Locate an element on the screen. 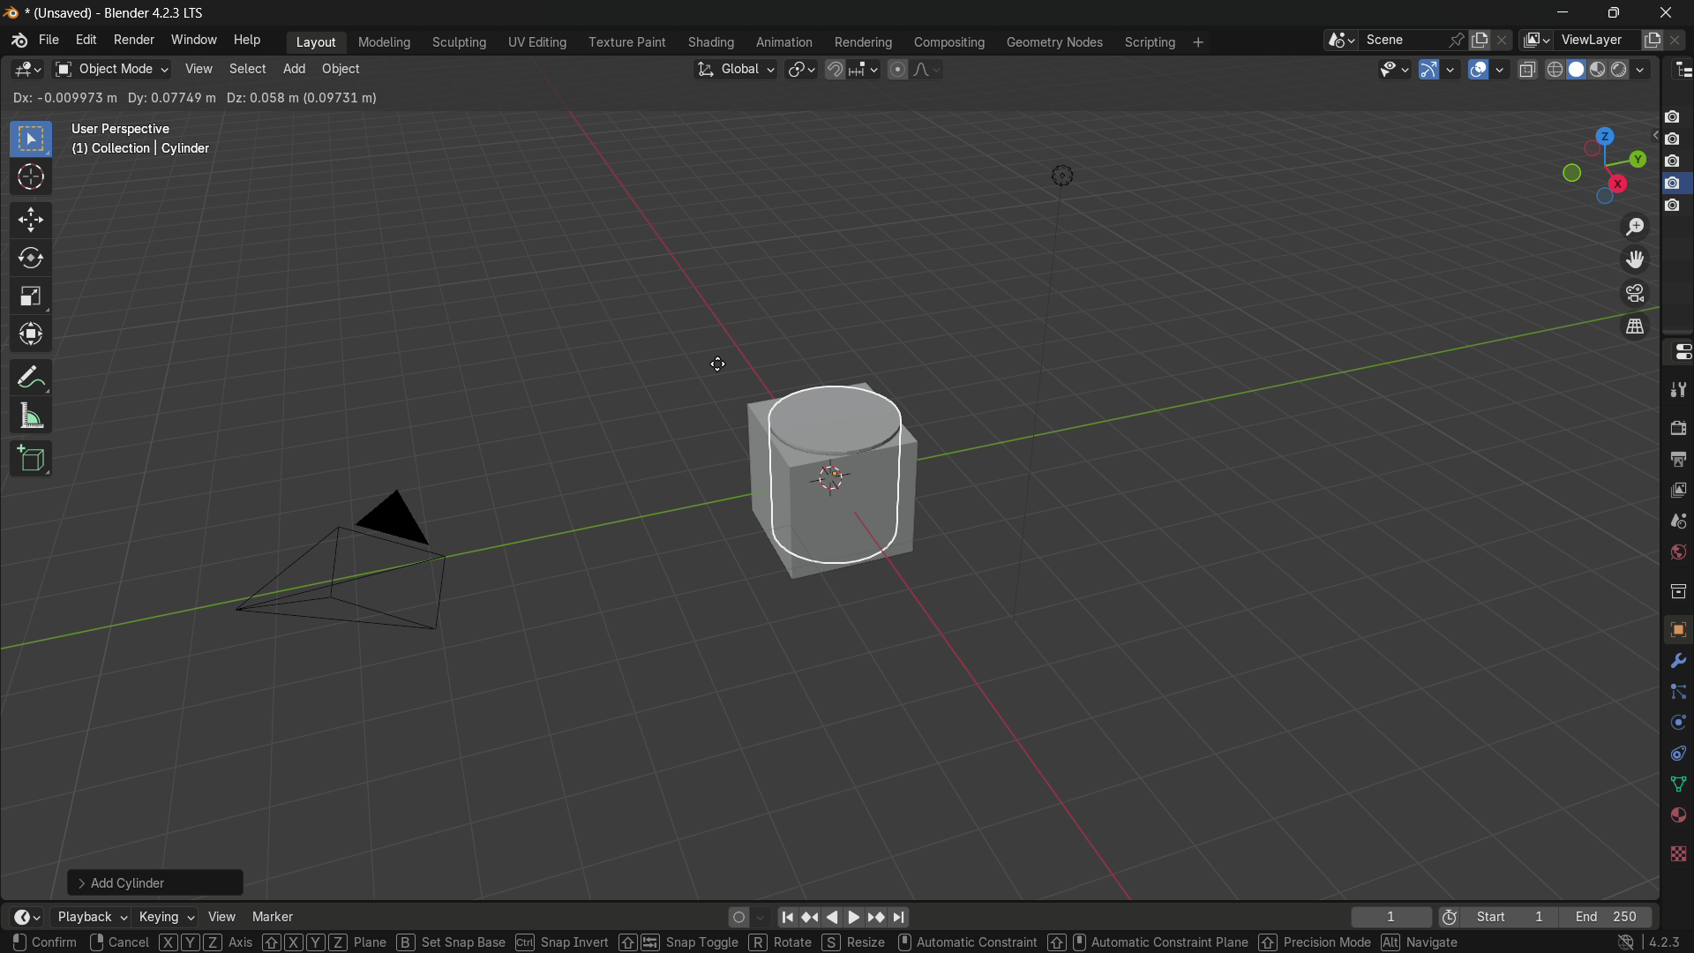 This screenshot has width=1694, height=953. cursor is located at coordinates (32, 178).